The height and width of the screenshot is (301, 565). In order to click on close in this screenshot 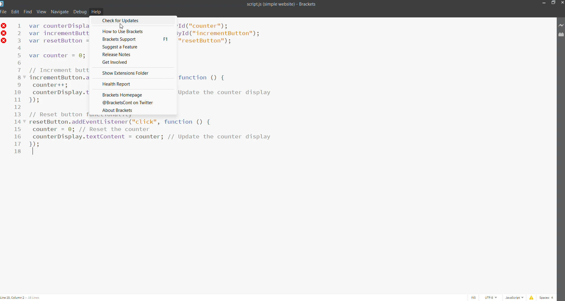, I will do `click(561, 3)`.